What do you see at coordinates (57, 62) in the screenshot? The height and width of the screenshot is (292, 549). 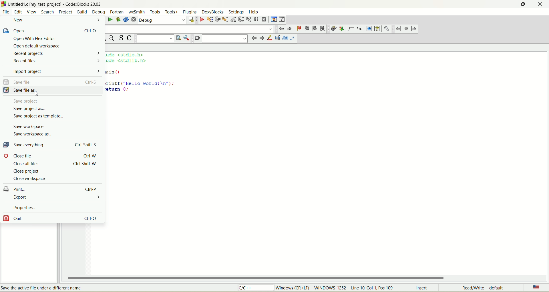 I see `recent files` at bounding box center [57, 62].